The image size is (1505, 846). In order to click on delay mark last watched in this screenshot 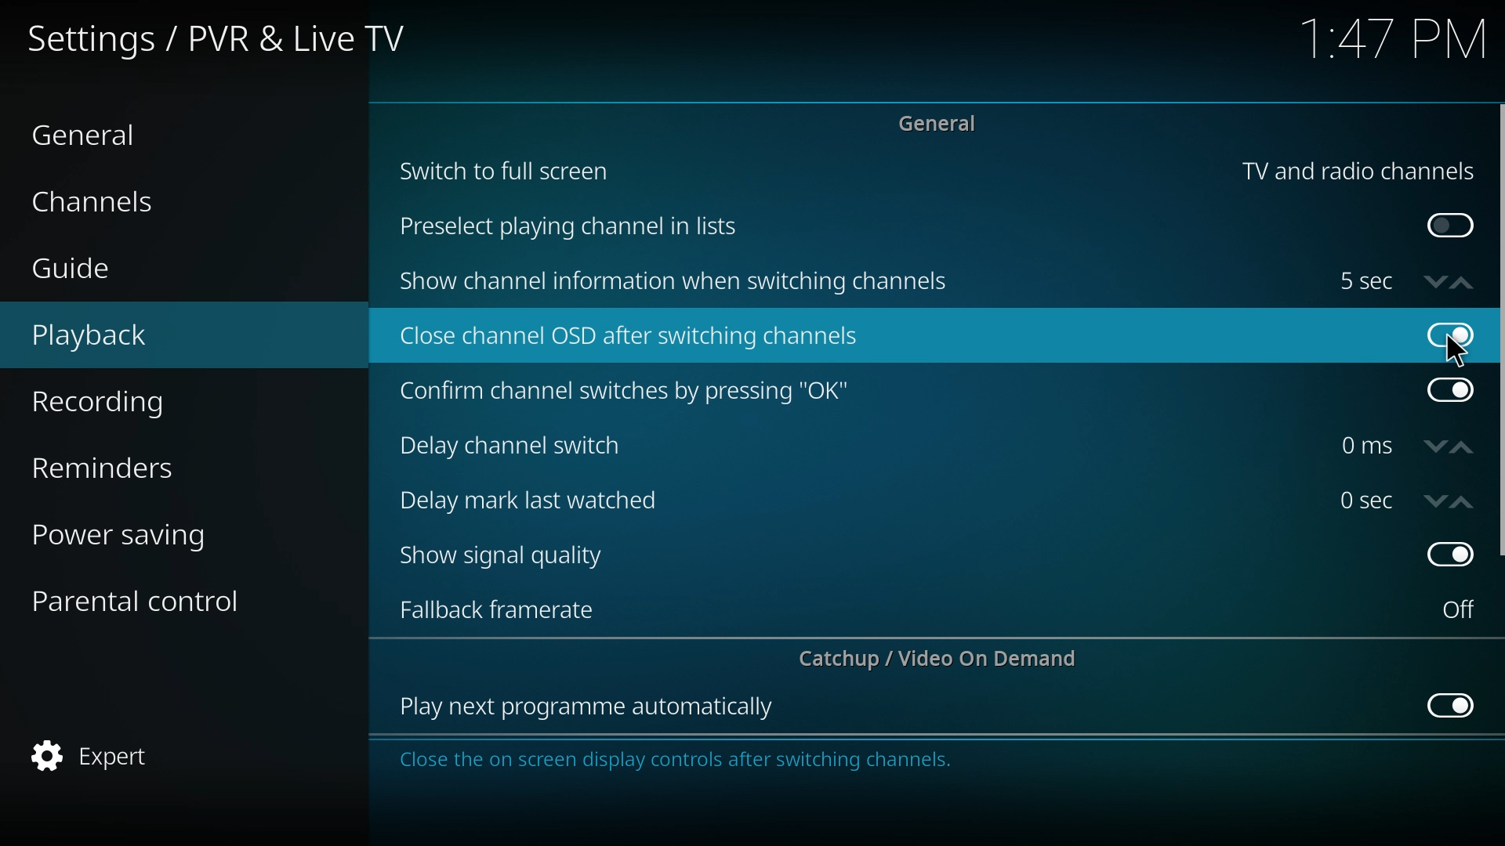, I will do `click(536, 498)`.